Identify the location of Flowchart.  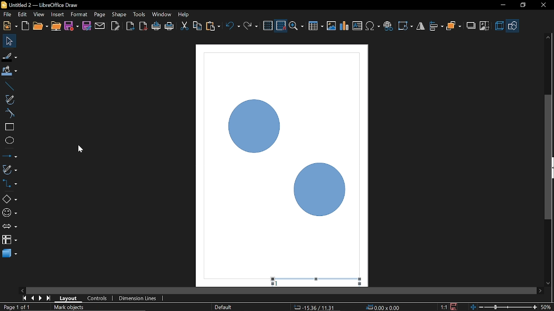
(10, 238).